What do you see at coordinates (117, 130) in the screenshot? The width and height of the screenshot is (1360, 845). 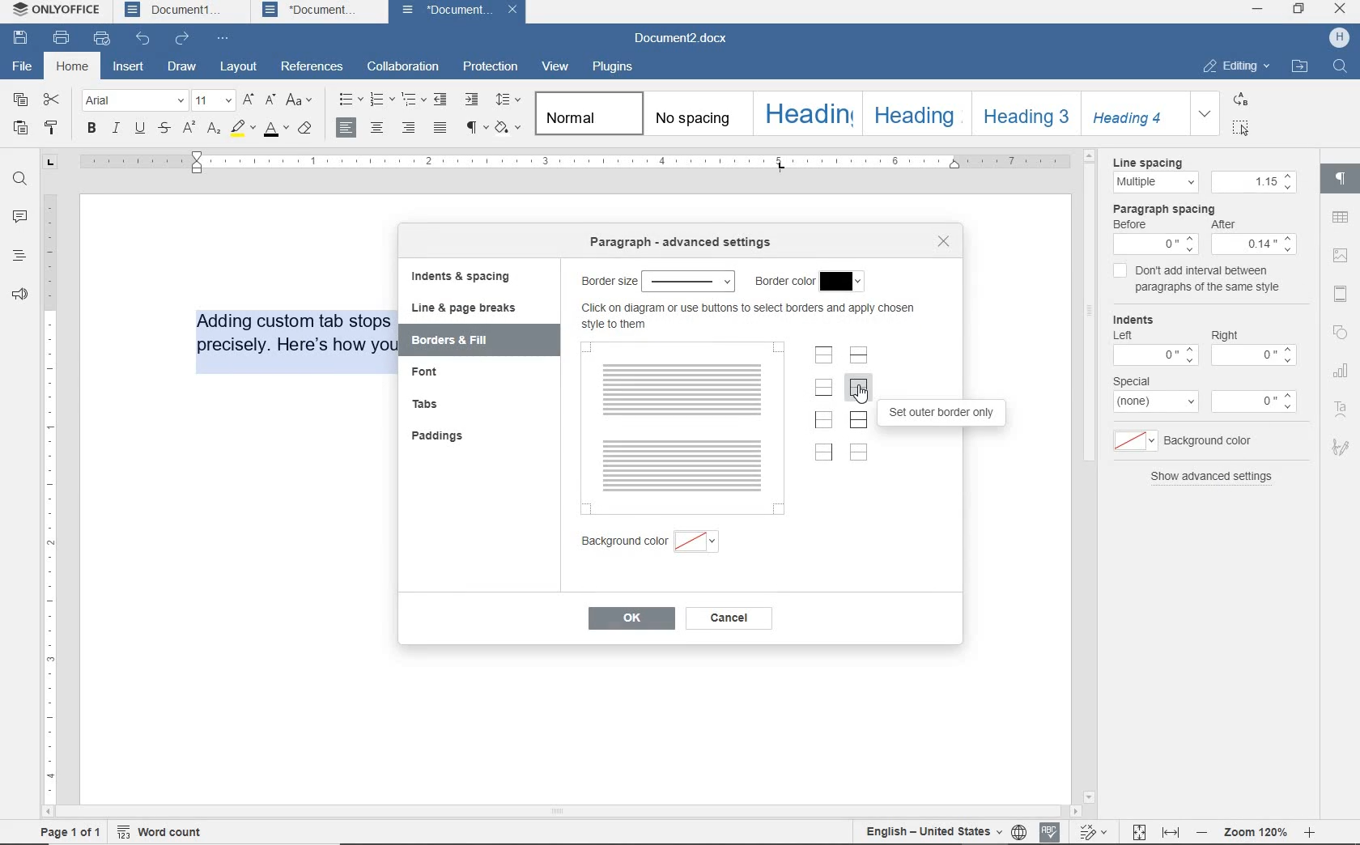 I see `italic` at bounding box center [117, 130].